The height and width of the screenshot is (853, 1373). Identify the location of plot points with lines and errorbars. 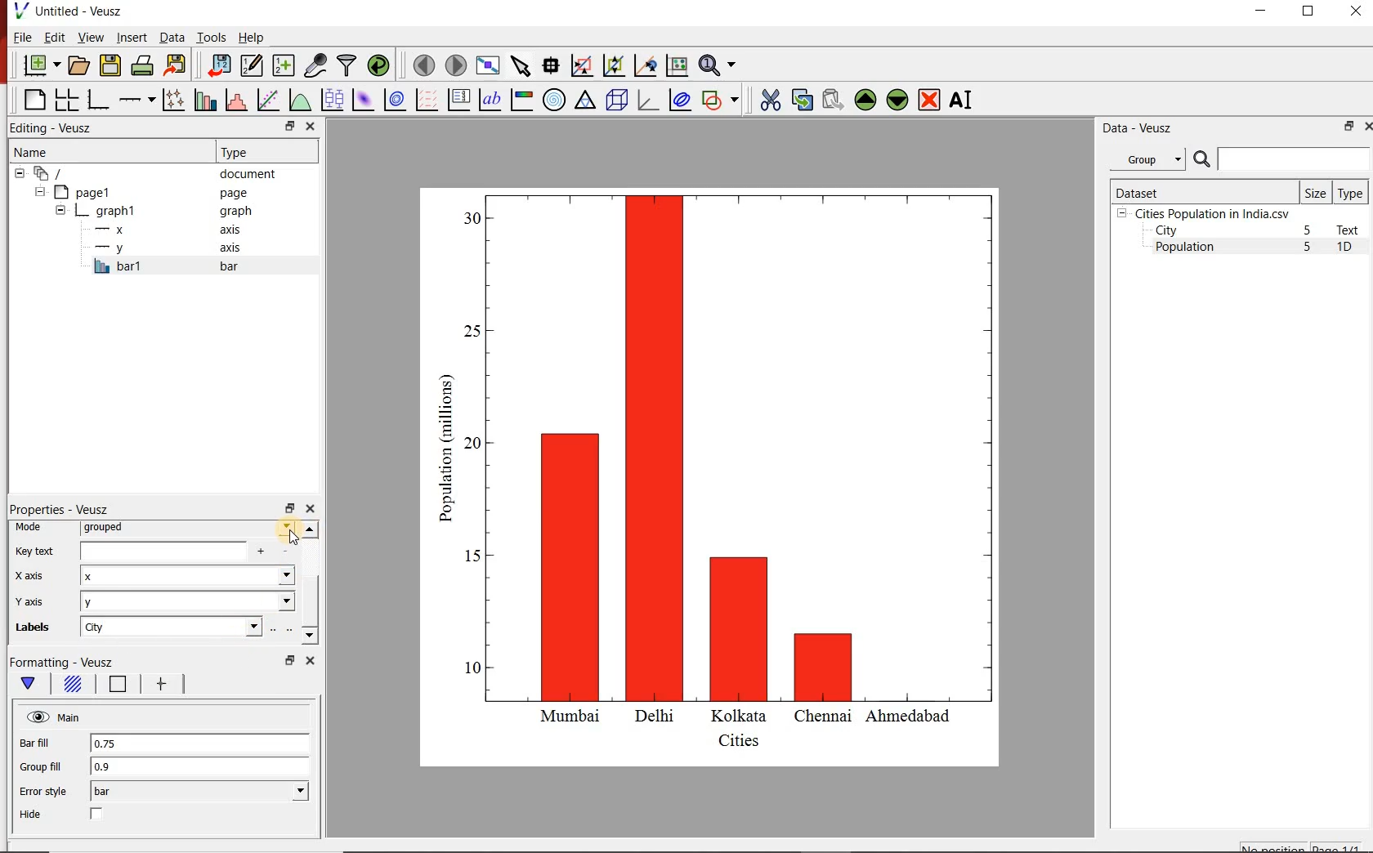
(171, 100).